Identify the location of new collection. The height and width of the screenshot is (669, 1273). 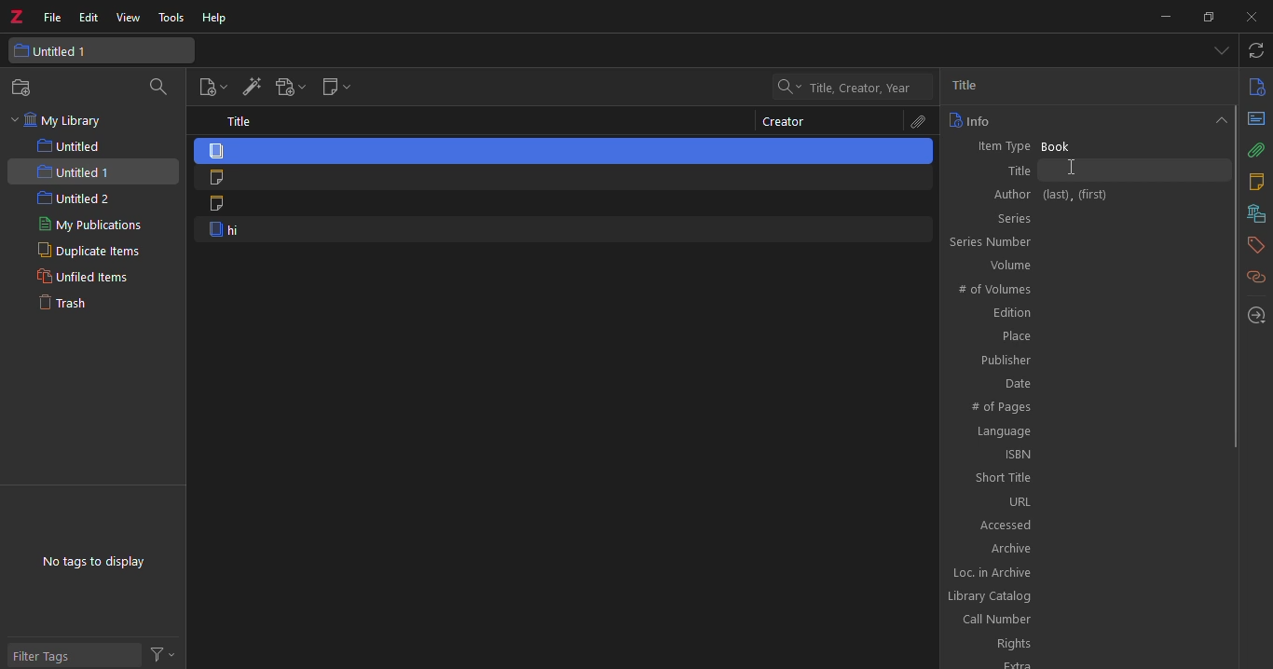
(26, 88).